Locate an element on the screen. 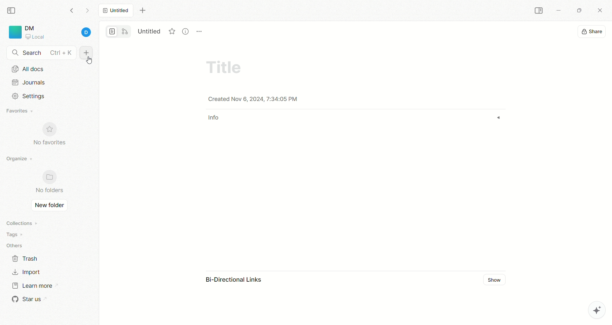 The width and height of the screenshot is (612, 325). page mode is located at coordinates (113, 32).